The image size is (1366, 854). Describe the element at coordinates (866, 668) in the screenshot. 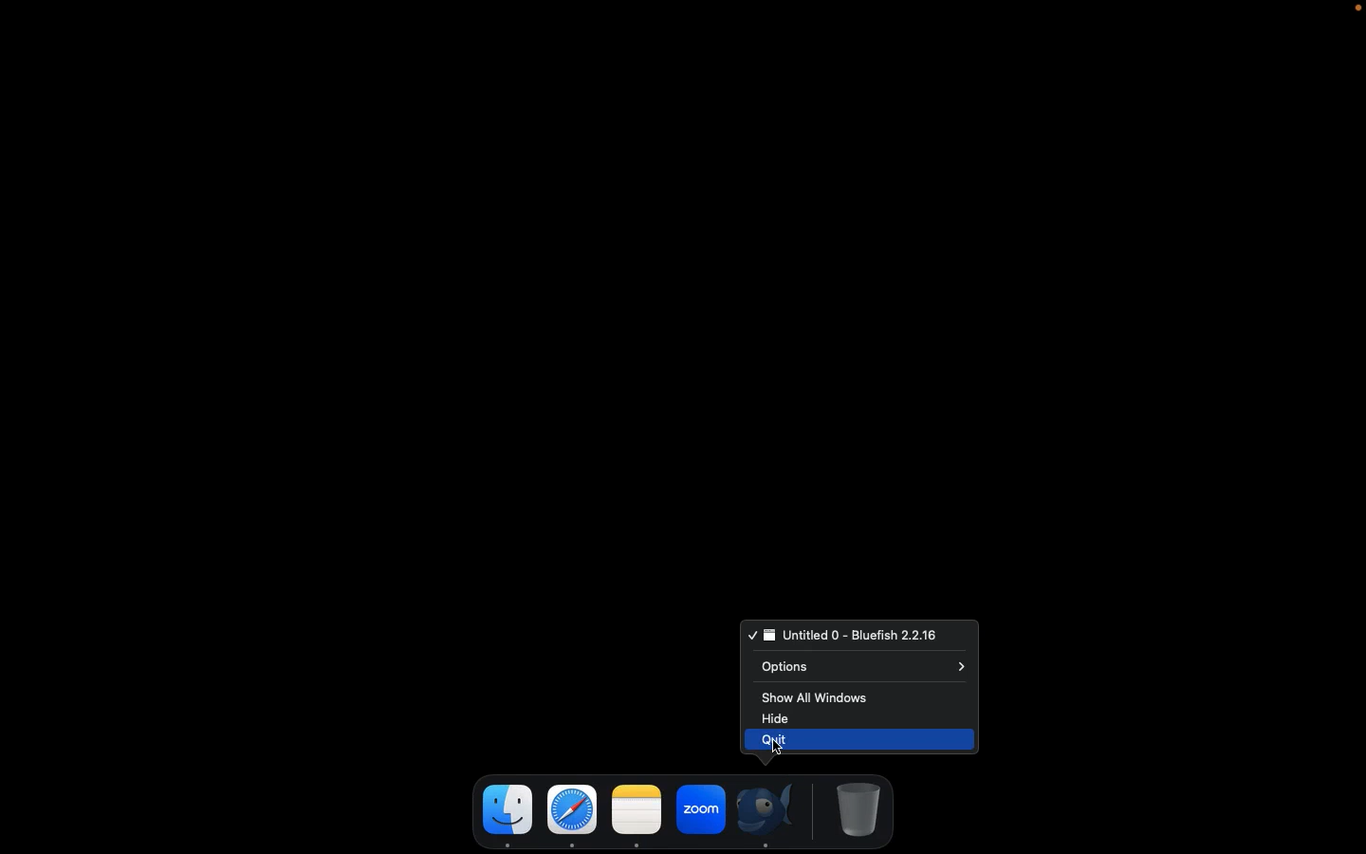

I see `Options` at that location.